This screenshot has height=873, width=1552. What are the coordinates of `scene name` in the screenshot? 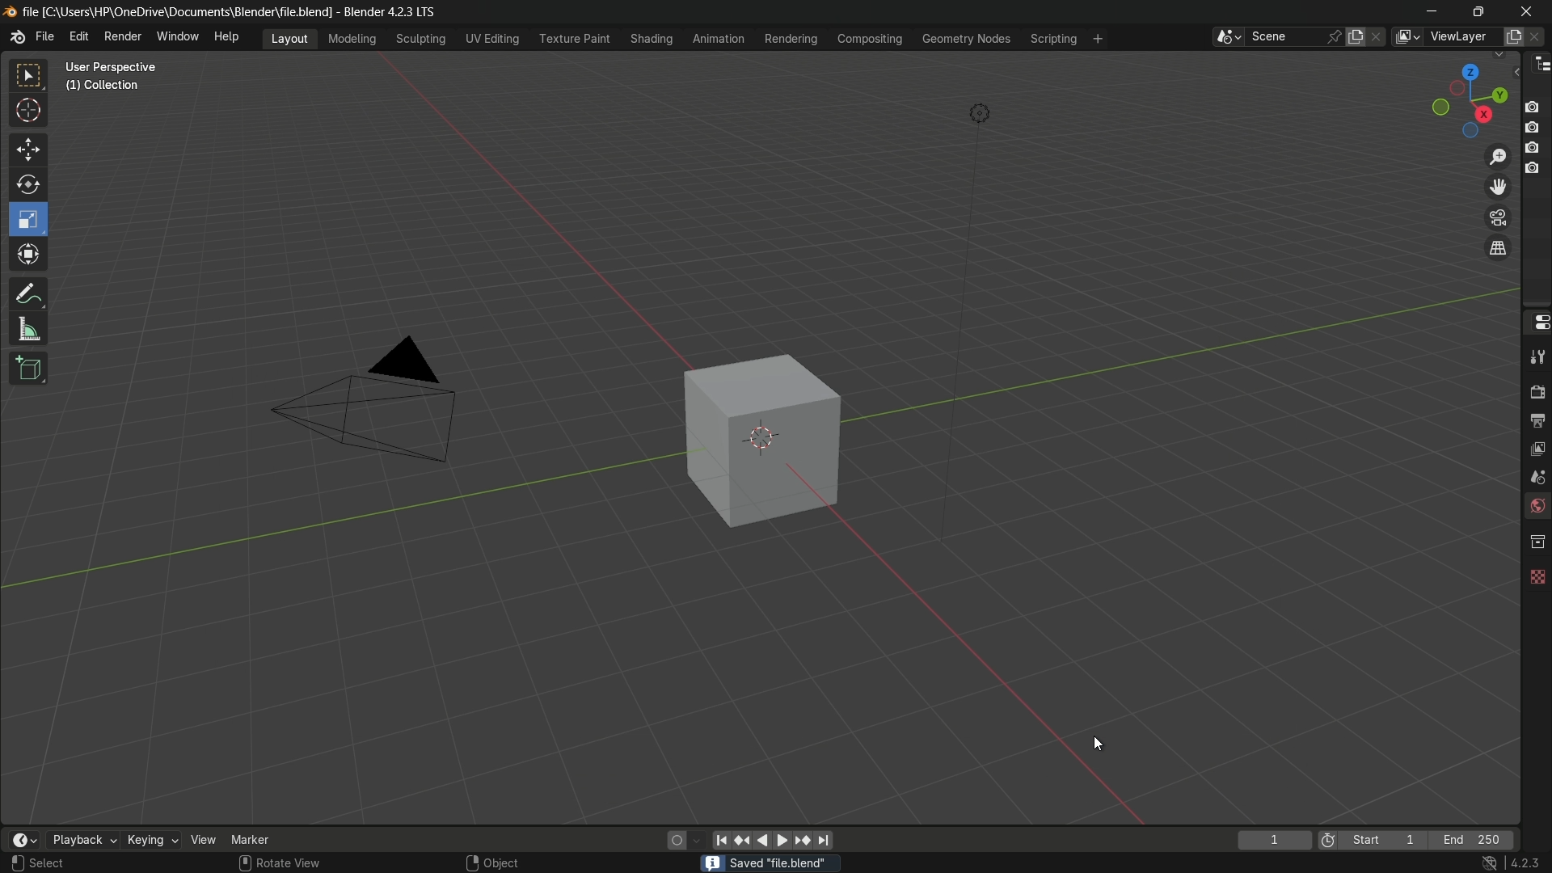 It's located at (1284, 36).